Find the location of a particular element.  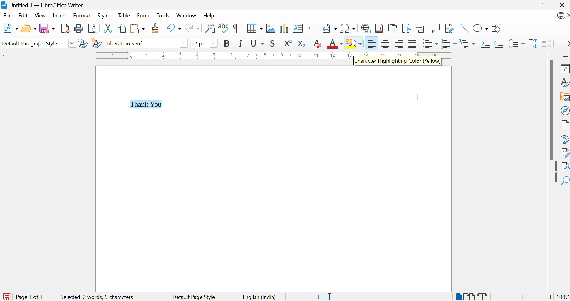

Default Page Style is located at coordinates (195, 297).